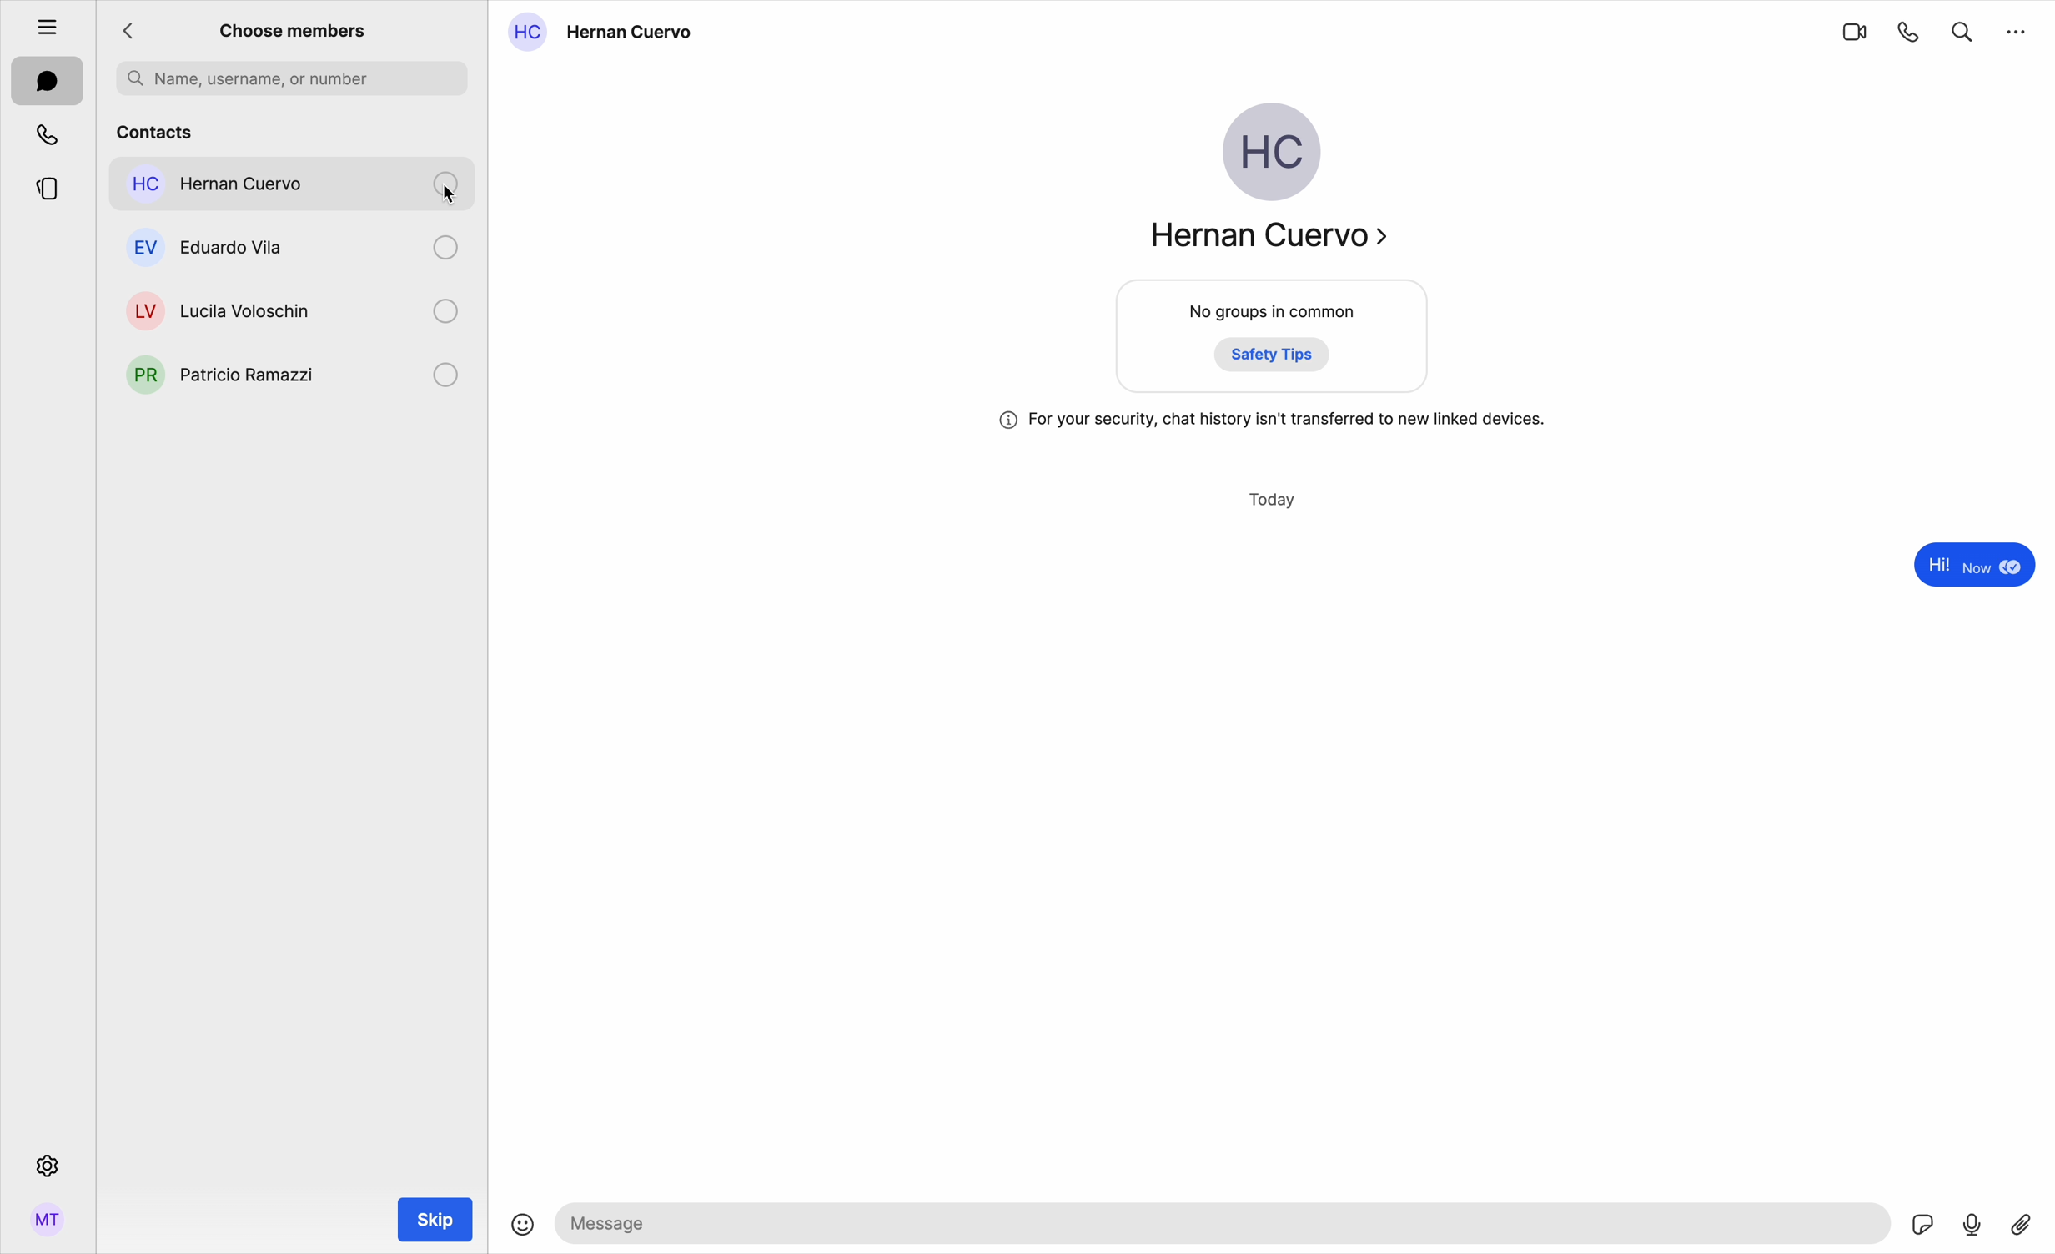  What do you see at coordinates (1273, 421) in the screenshot?
I see `safety message` at bounding box center [1273, 421].